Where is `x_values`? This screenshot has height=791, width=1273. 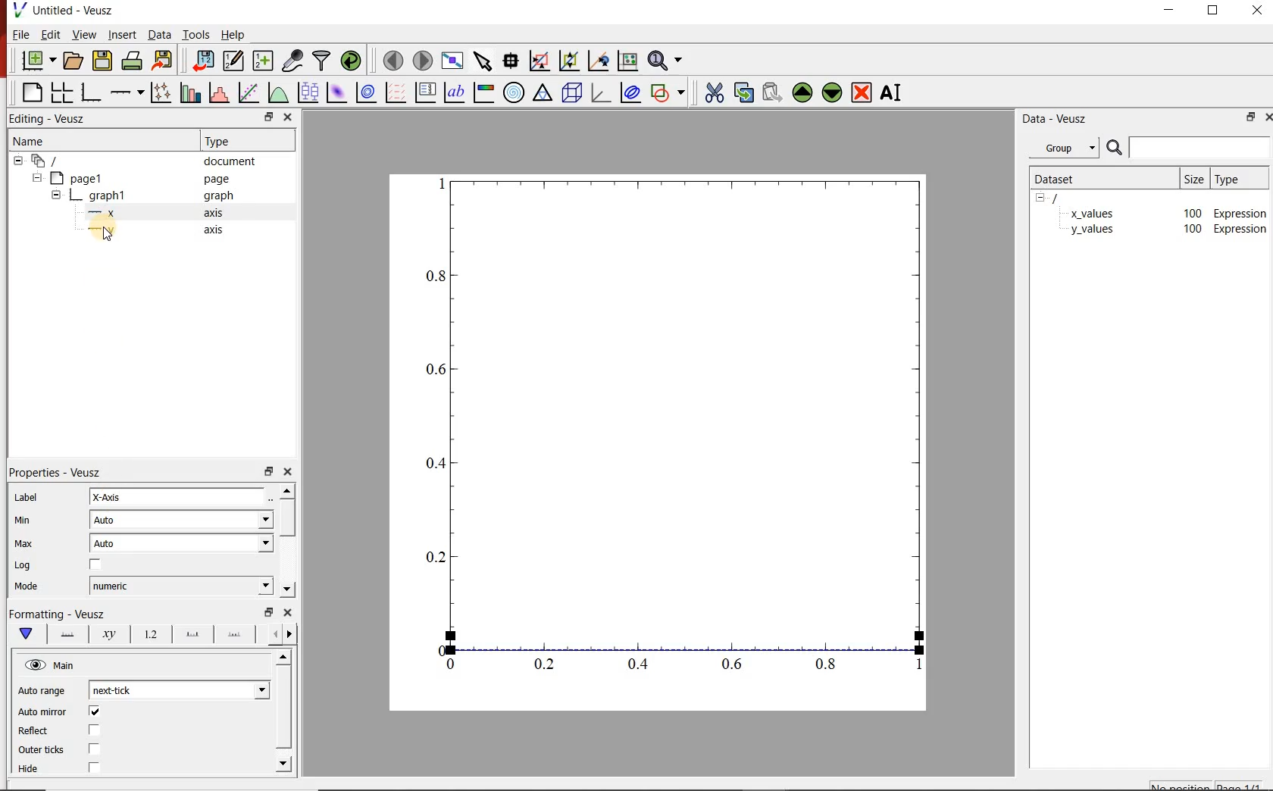 x_values is located at coordinates (1092, 212).